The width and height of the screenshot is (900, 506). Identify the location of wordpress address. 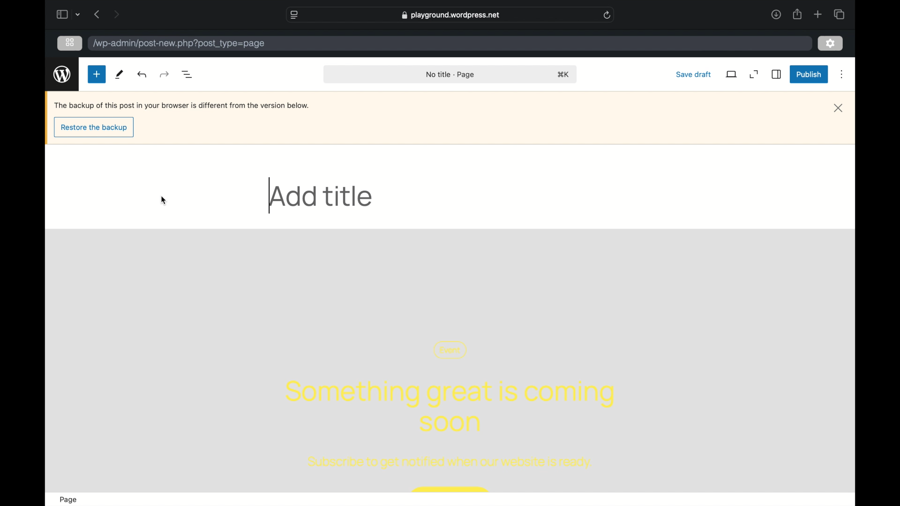
(178, 44).